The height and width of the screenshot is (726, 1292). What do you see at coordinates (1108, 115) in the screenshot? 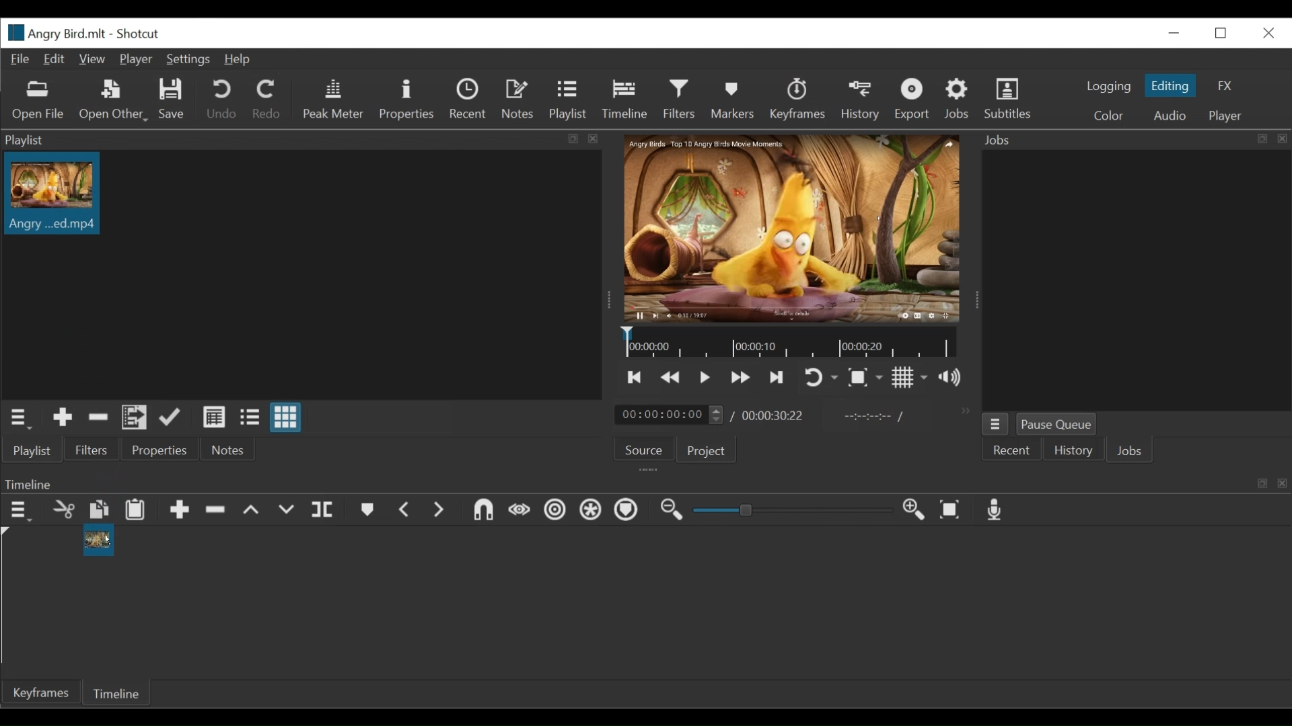
I see `Color` at bounding box center [1108, 115].